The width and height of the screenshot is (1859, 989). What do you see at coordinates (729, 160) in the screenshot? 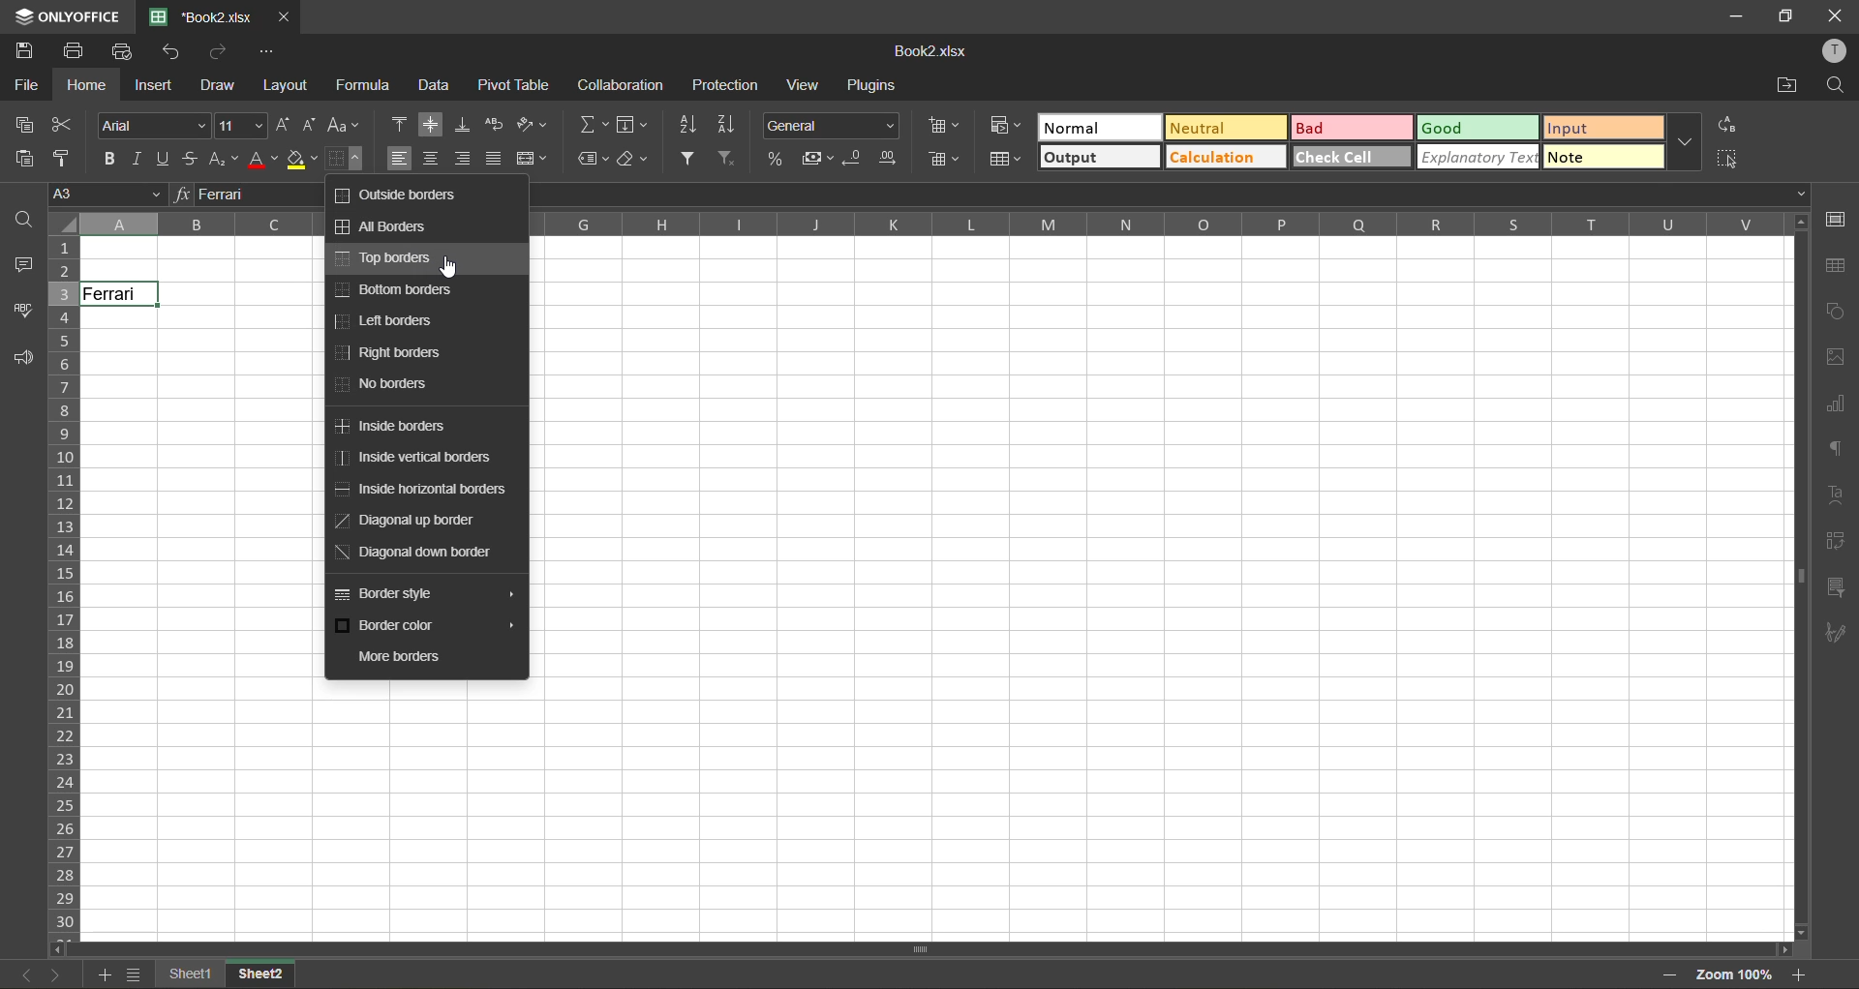
I see `clear filter` at bounding box center [729, 160].